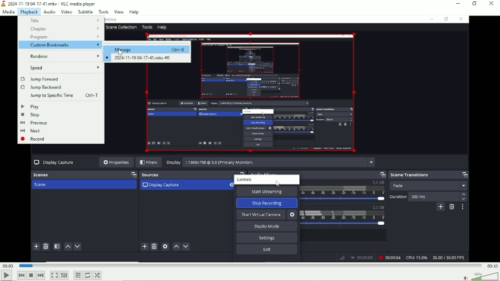 The width and height of the screenshot is (500, 281). I want to click on 2024-11-19 04-17-41.mkv #0, so click(138, 58).